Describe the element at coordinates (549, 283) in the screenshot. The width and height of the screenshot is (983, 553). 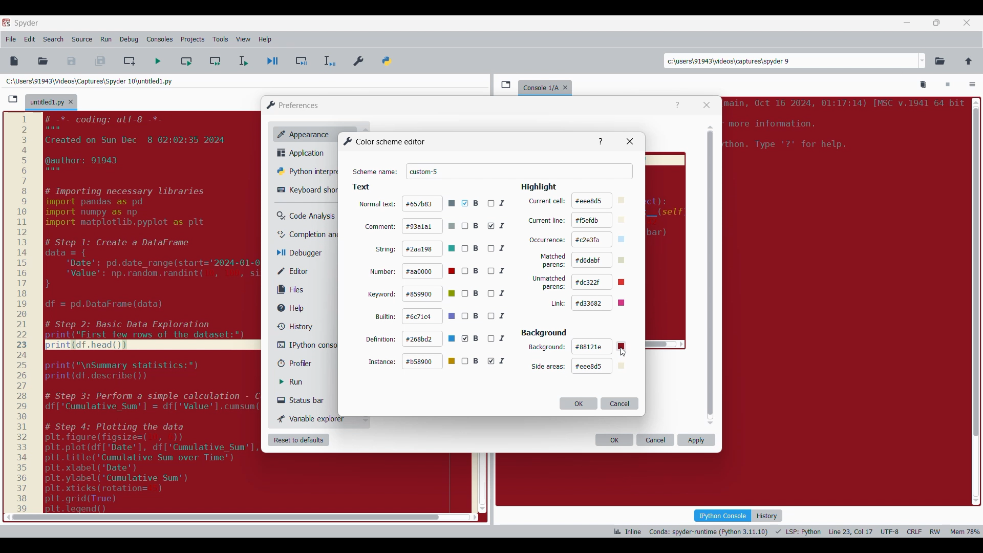
I see `unmatched parens` at that location.